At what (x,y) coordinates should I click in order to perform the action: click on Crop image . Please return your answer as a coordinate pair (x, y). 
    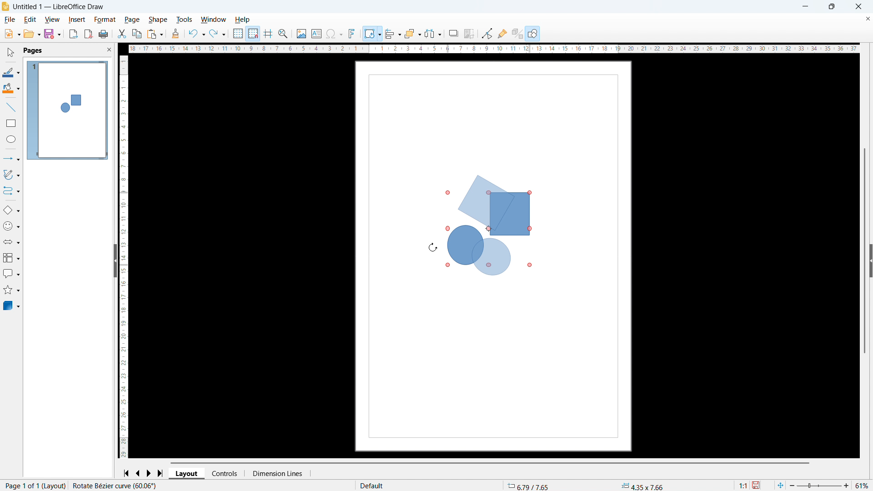
    Looking at the image, I should click on (469, 34).